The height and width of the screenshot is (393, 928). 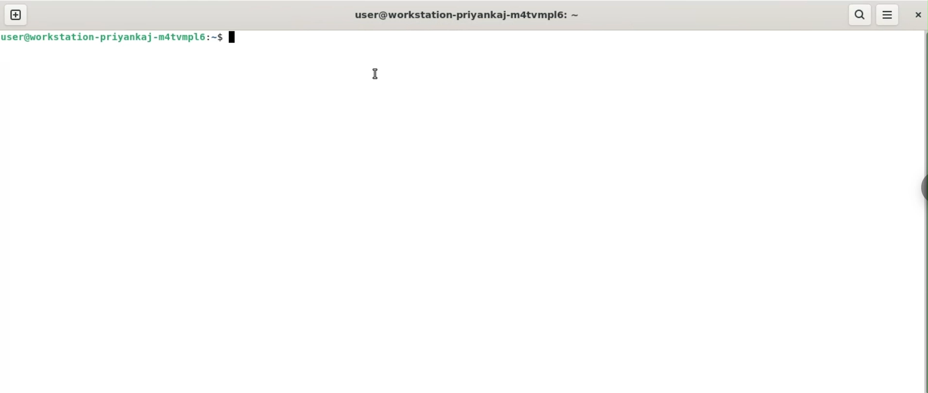 What do you see at coordinates (888, 15) in the screenshot?
I see `menu` at bounding box center [888, 15].